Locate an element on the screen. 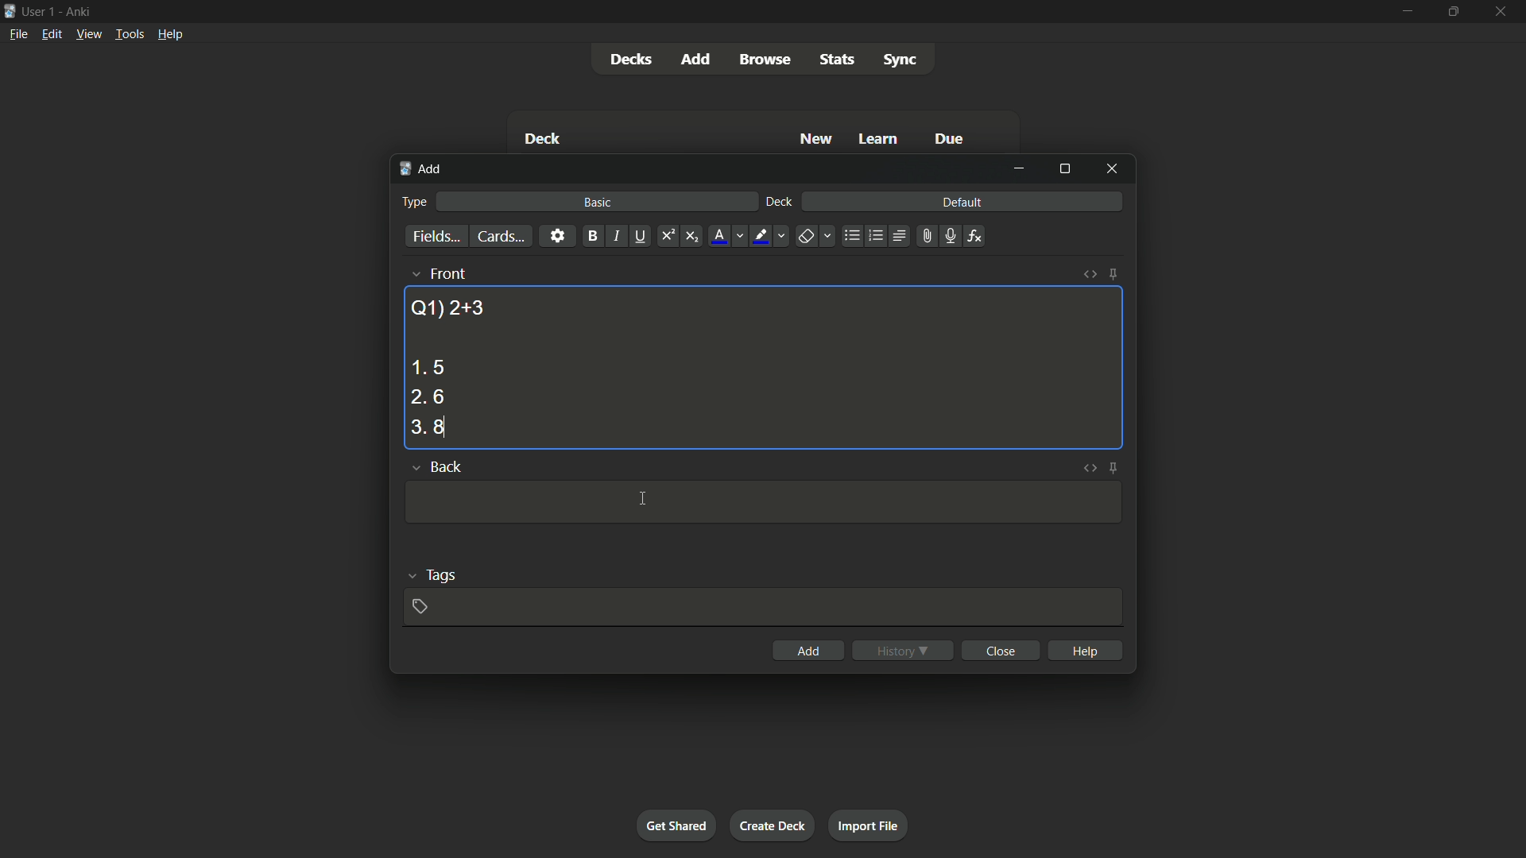 This screenshot has width=1526, height=858. view menu is located at coordinates (87, 33).